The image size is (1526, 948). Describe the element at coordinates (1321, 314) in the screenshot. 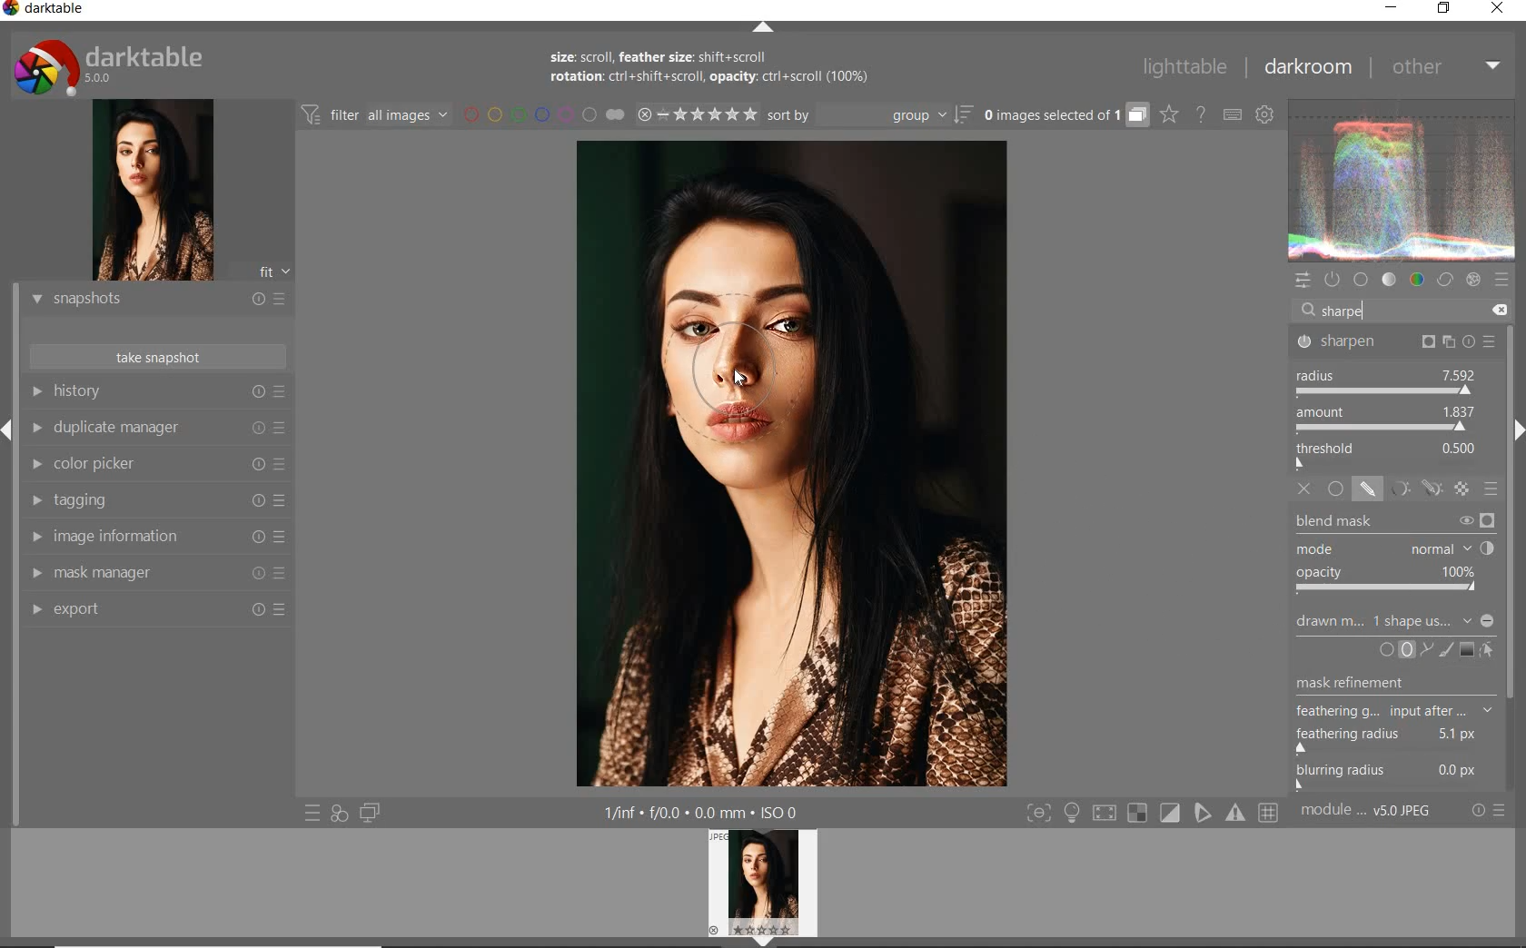

I see `EDITOR` at that location.